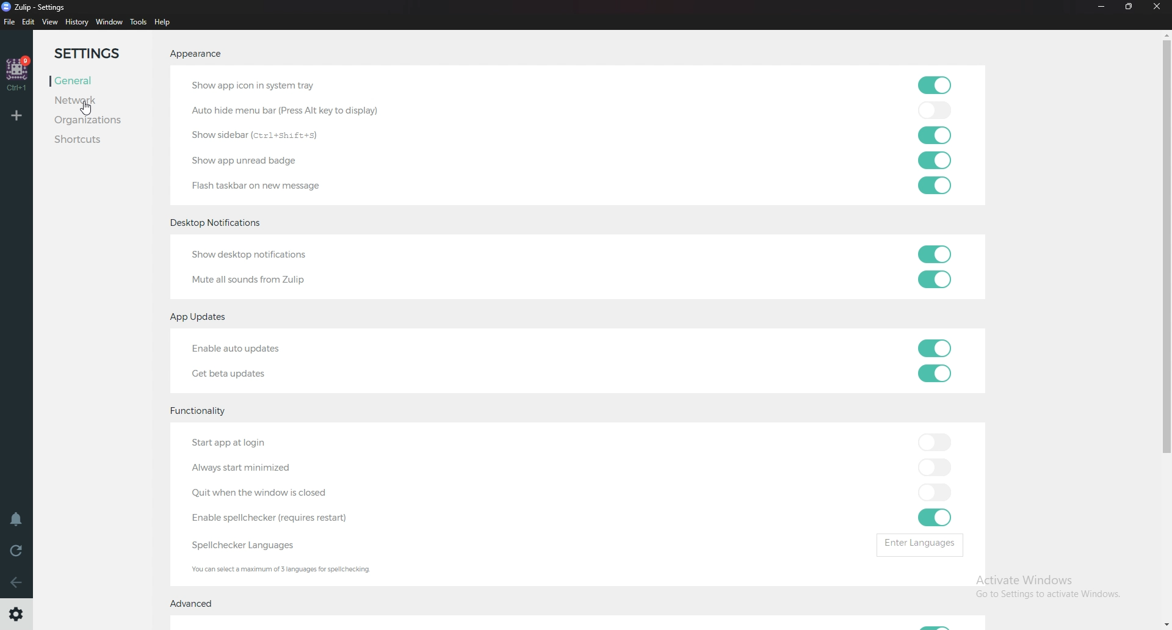 This screenshot has height=630, width=1172. Describe the element at coordinates (163, 23) in the screenshot. I see `help` at that location.